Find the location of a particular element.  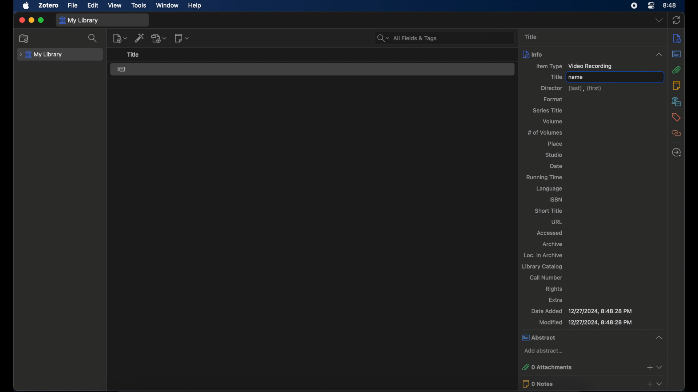

date is located at coordinates (556, 166).